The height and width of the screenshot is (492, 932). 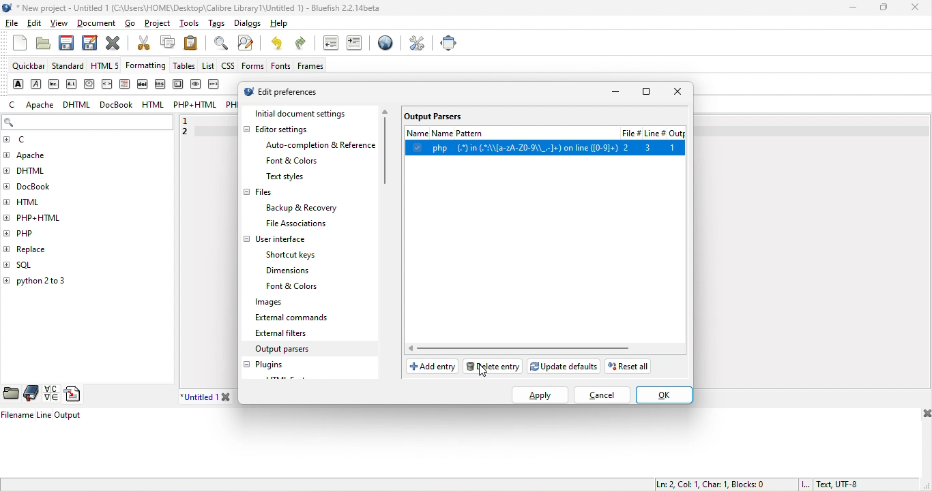 What do you see at coordinates (177, 84) in the screenshot?
I see `keyboard` at bounding box center [177, 84].